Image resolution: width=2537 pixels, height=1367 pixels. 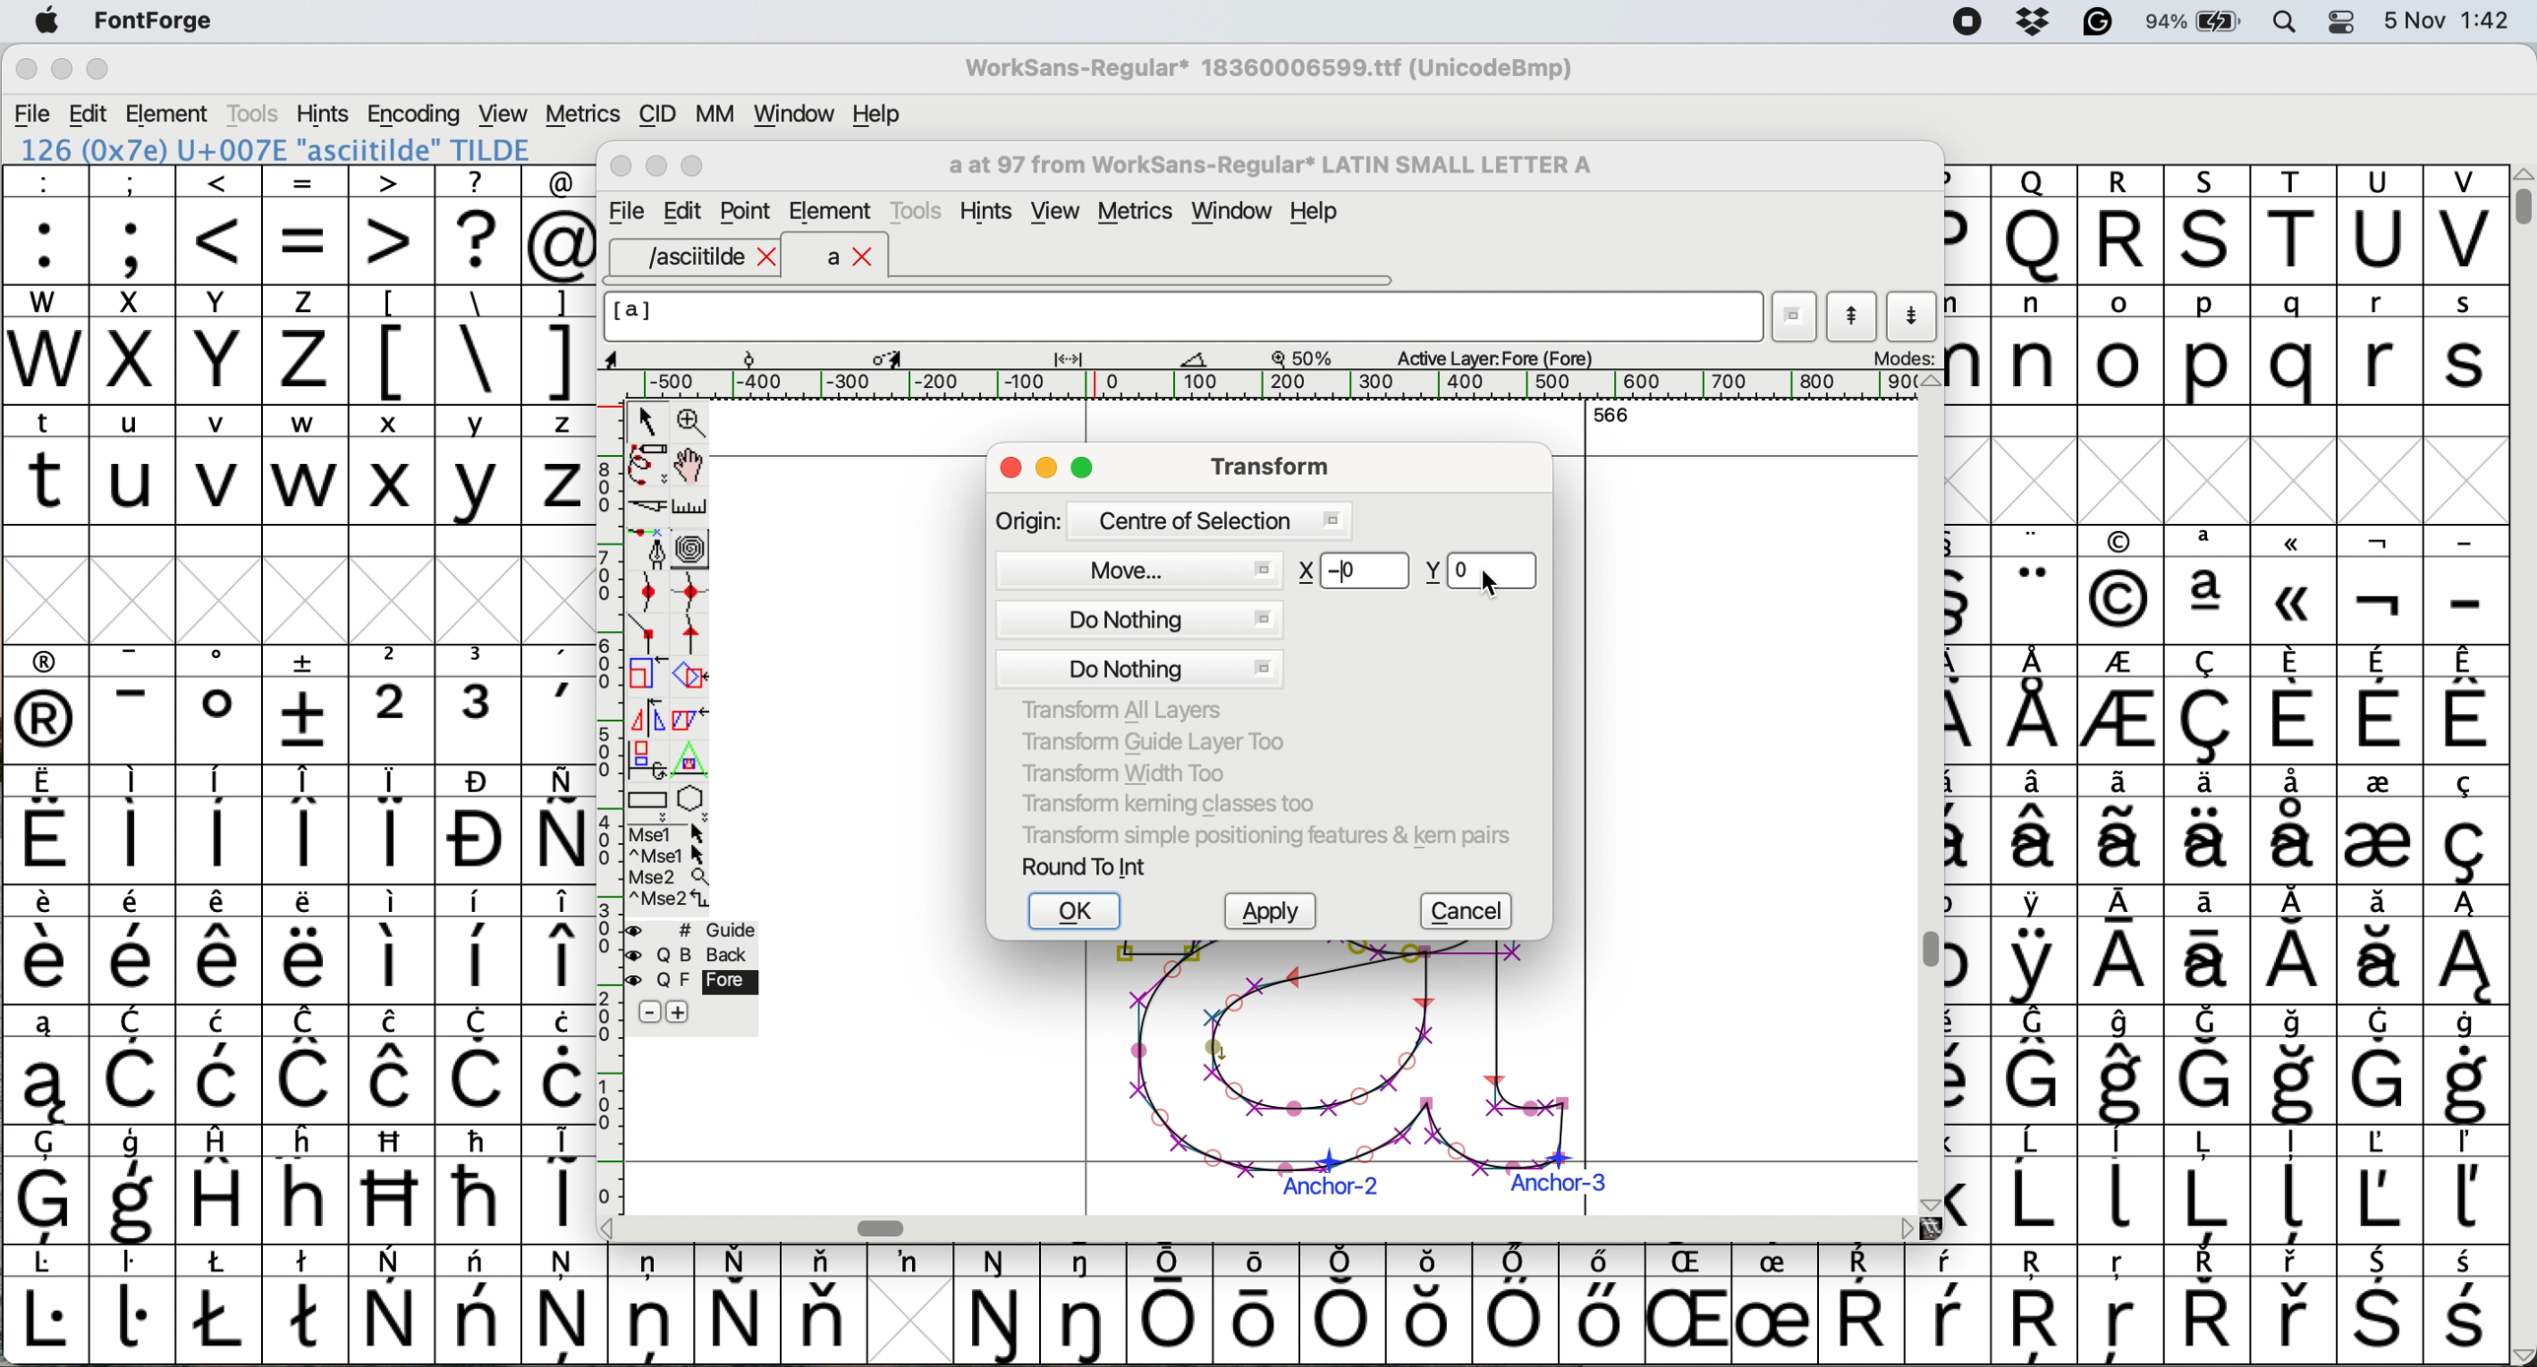 I want to click on symbol, so click(x=478, y=1183).